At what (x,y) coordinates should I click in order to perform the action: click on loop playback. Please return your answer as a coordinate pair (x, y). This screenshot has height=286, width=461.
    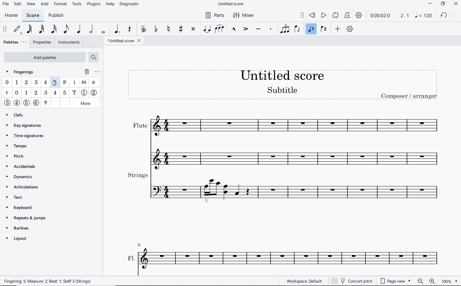
    Looking at the image, I should click on (335, 16).